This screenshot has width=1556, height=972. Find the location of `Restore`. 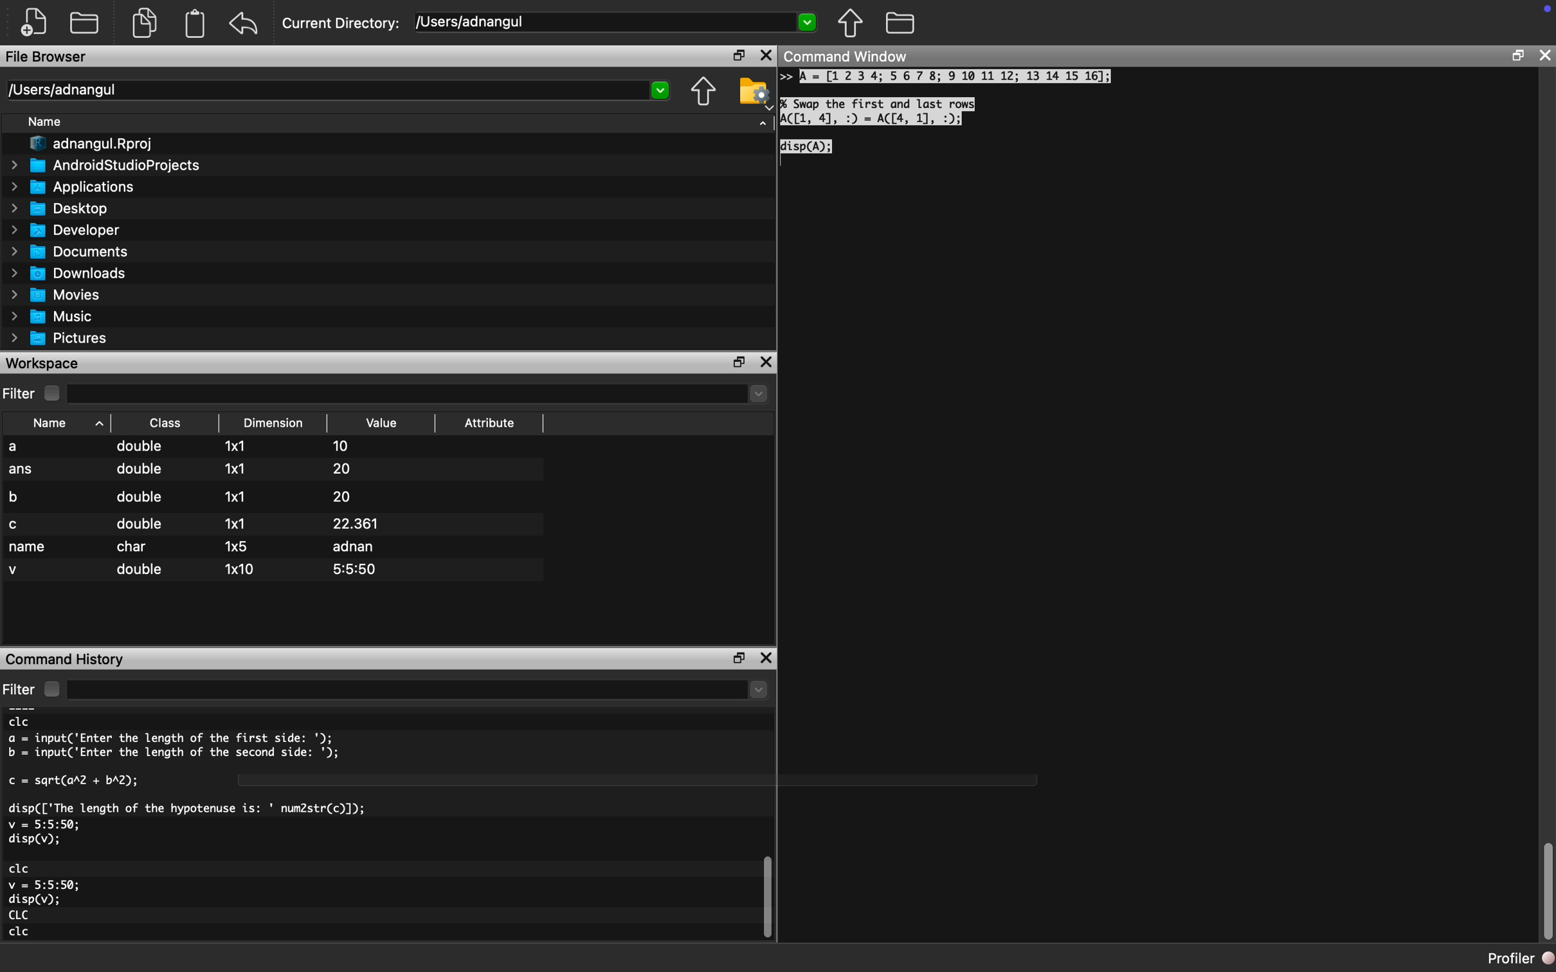

Restore is located at coordinates (733, 656).